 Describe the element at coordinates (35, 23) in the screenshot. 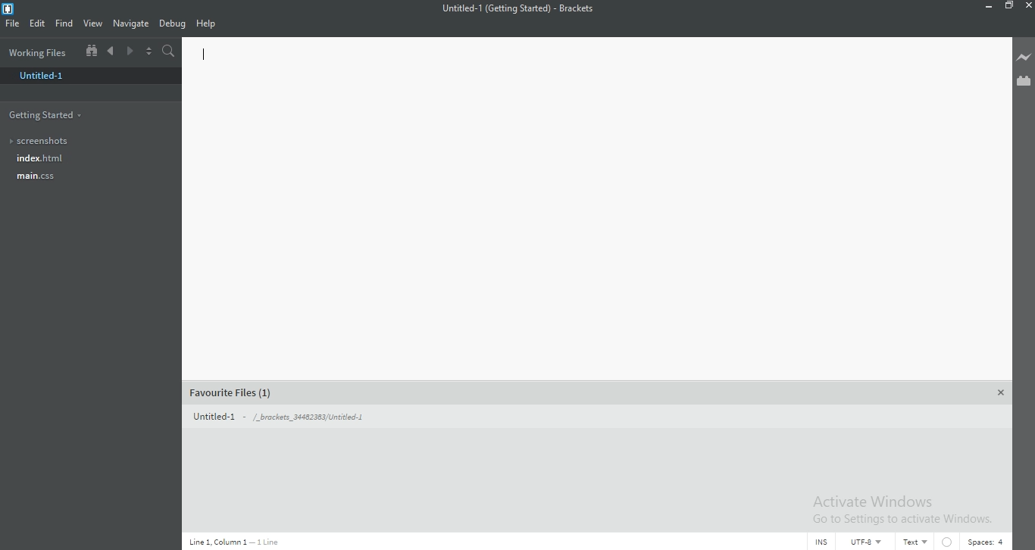

I see `Edit` at that location.